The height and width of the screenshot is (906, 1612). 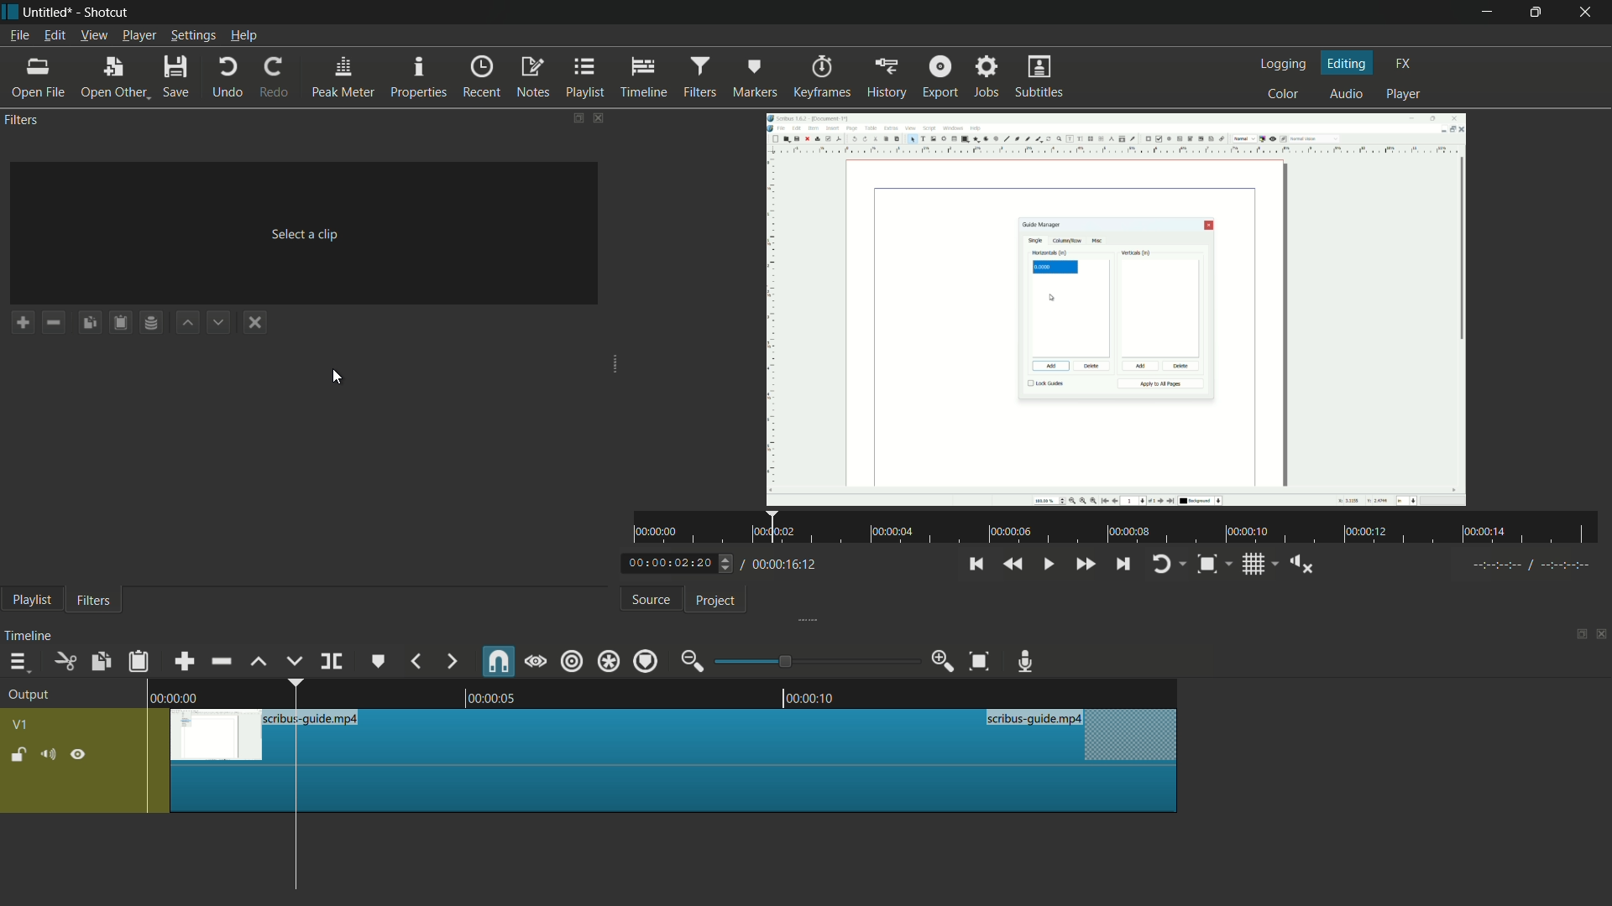 What do you see at coordinates (65, 661) in the screenshot?
I see `cut` at bounding box center [65, 661].